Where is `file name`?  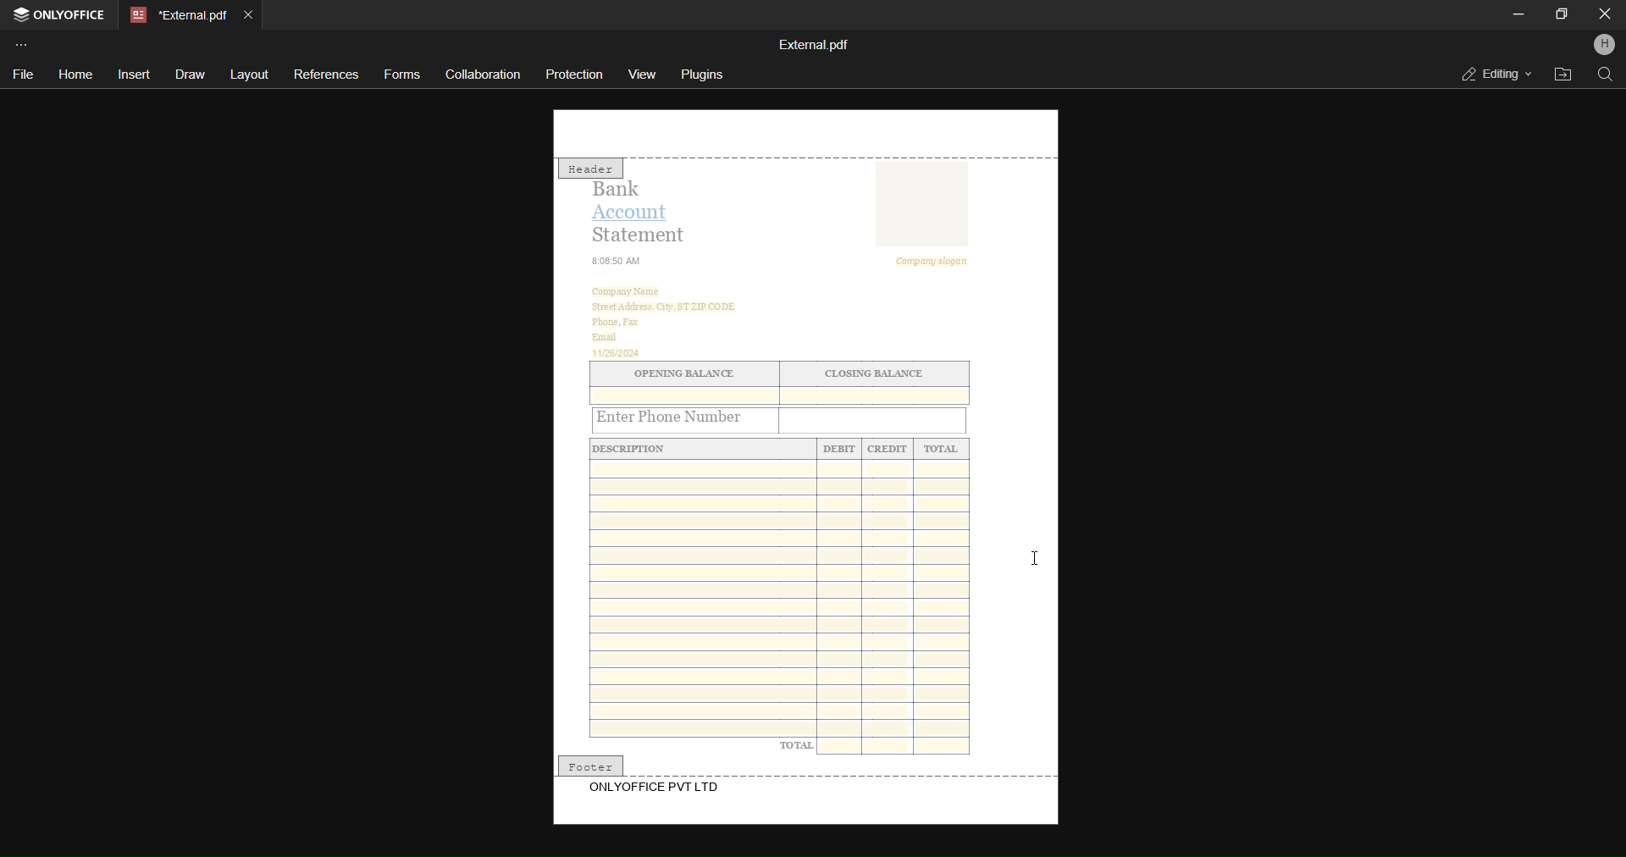 file name is located at coordinates (814, 43).